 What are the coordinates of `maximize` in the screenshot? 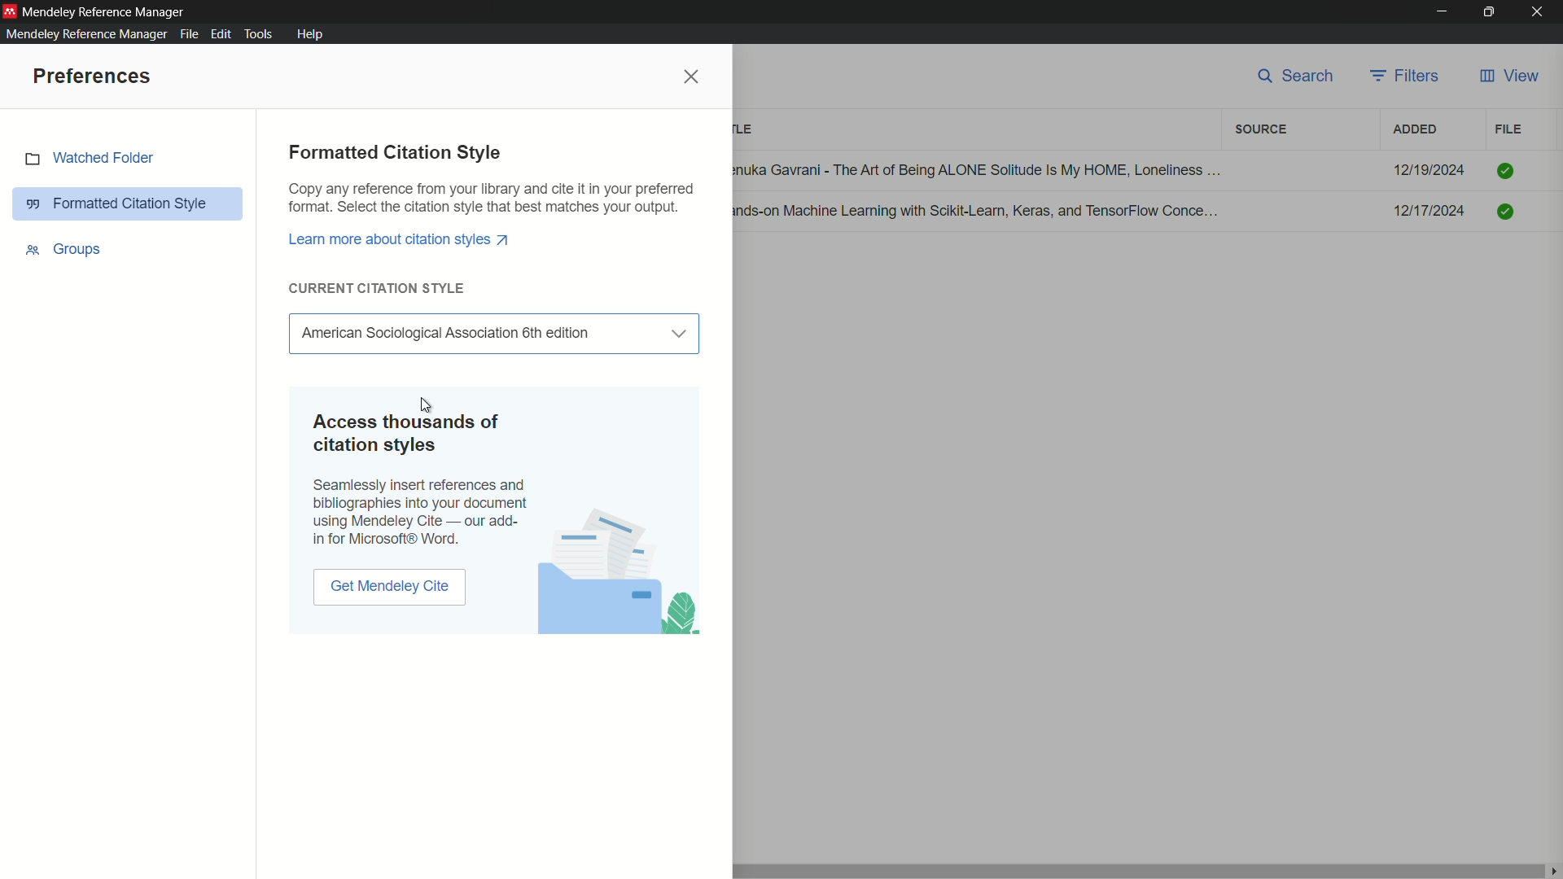 It's located at (1491, 12).